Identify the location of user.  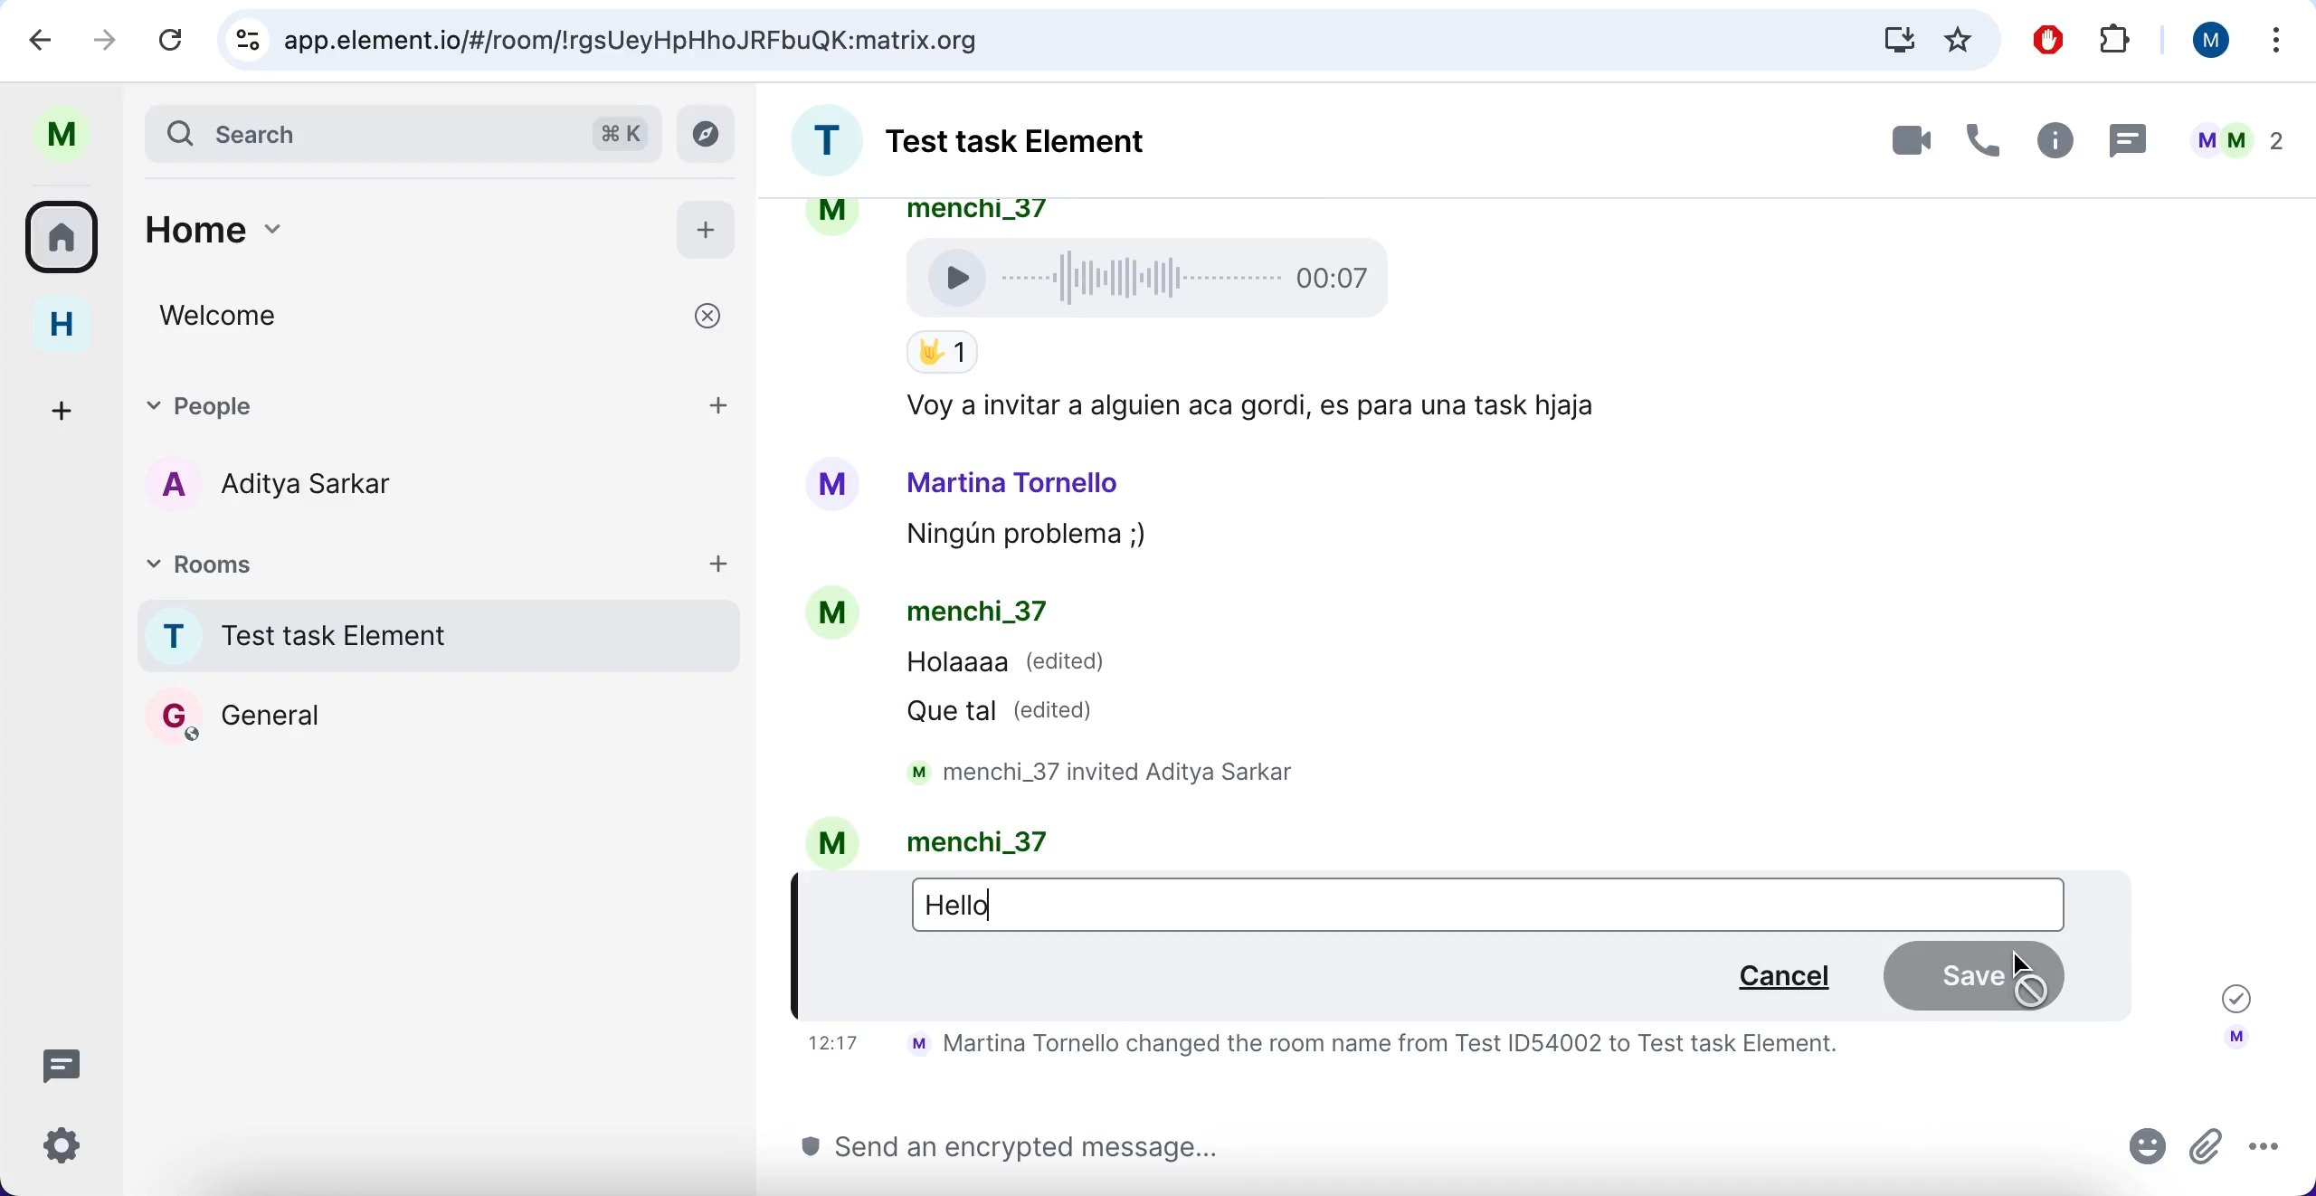
(74, 132).